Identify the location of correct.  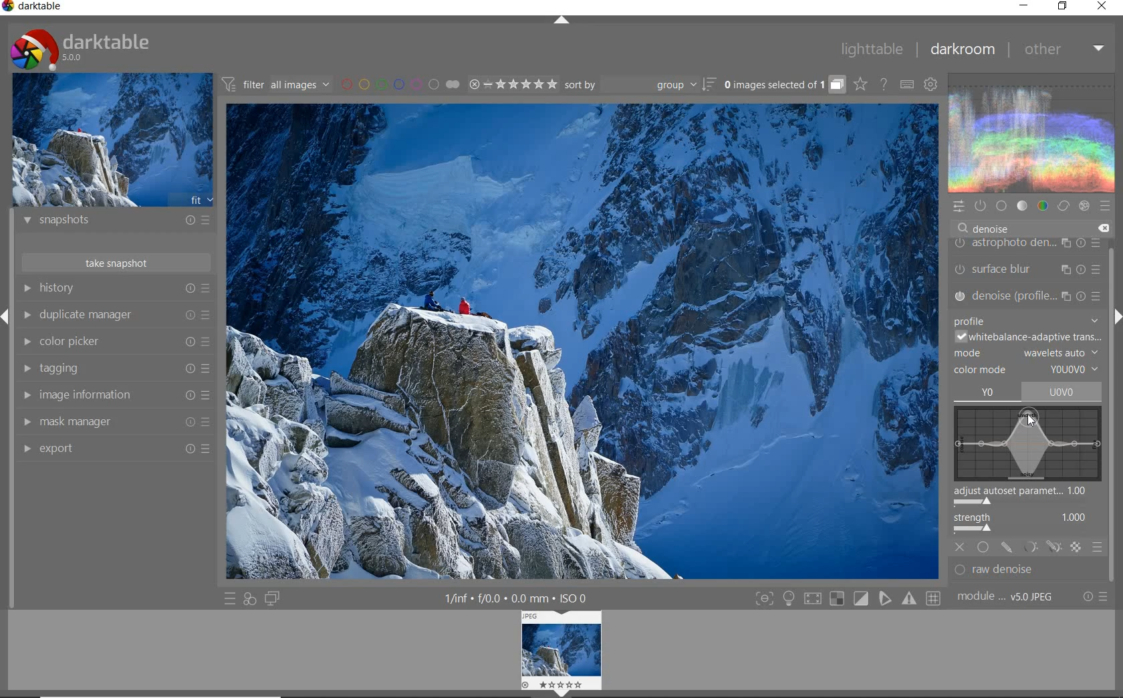
(1063, 205).